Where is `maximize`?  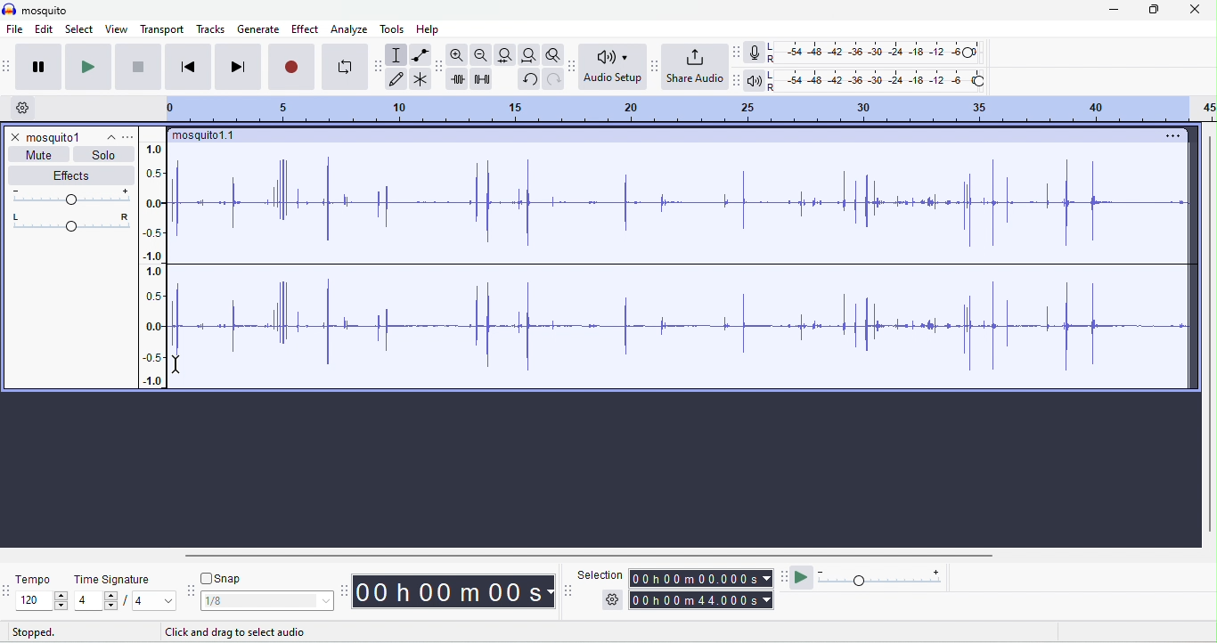 maximize is located at coordinates (1153, 10).